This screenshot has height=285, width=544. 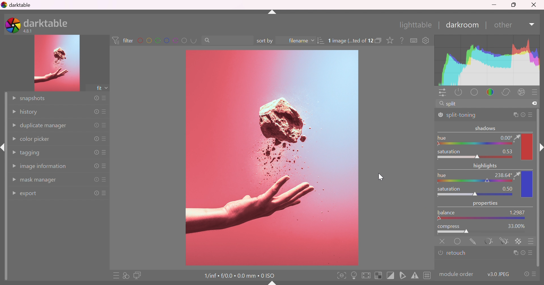 What do you see at coordinates (265, 41) in the screenshot?
I see `sort by` at bounding box center [265, 41].